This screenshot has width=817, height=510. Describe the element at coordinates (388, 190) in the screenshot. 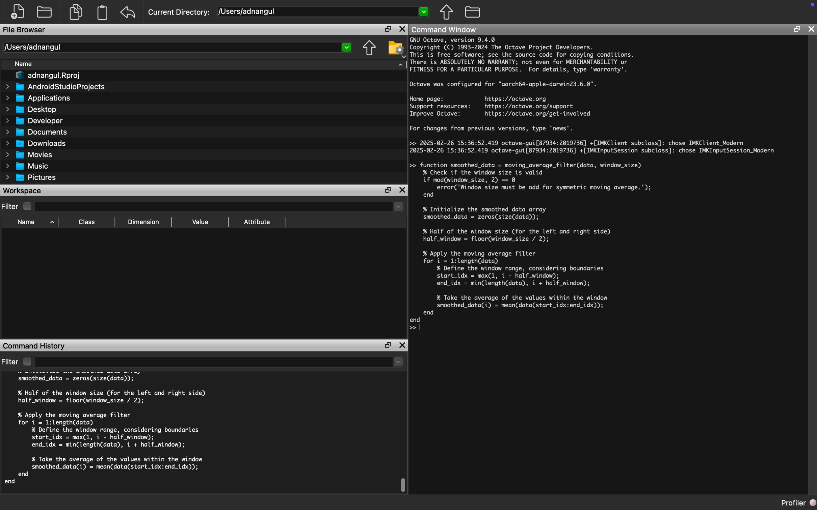

I see `Restore Down` at that location.